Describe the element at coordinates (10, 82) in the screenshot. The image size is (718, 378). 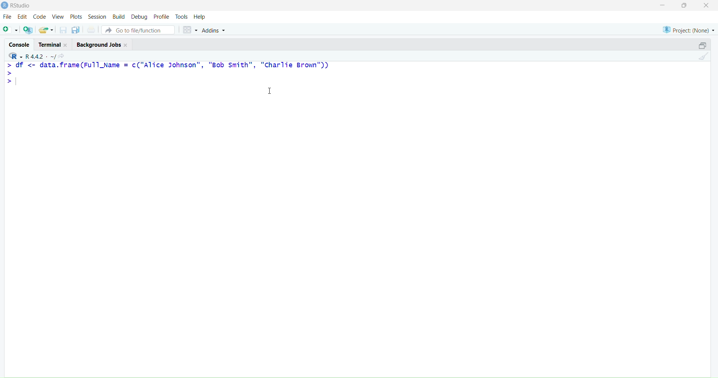
I see `Prompt Cursor` at that location.